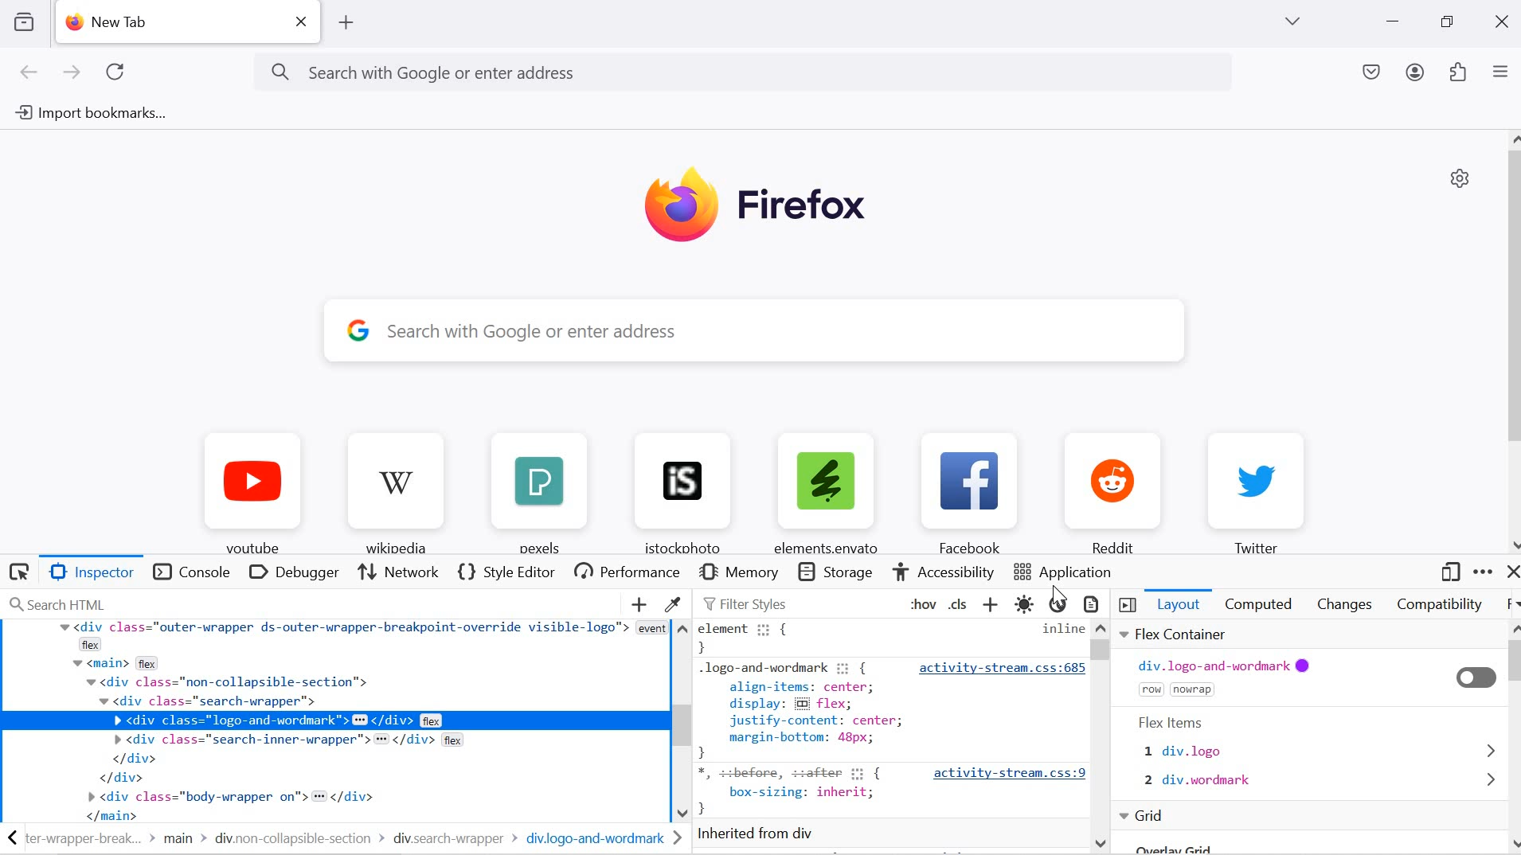 This screenshot has width=1521, height=855. Describe the element at coordinates (744, 573) in the screenshot. I see `Memory` at that location.